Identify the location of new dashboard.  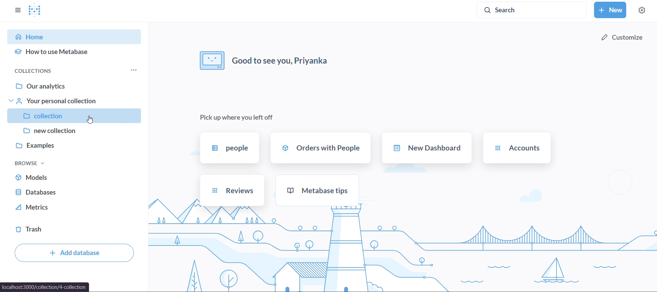
(427, 148).